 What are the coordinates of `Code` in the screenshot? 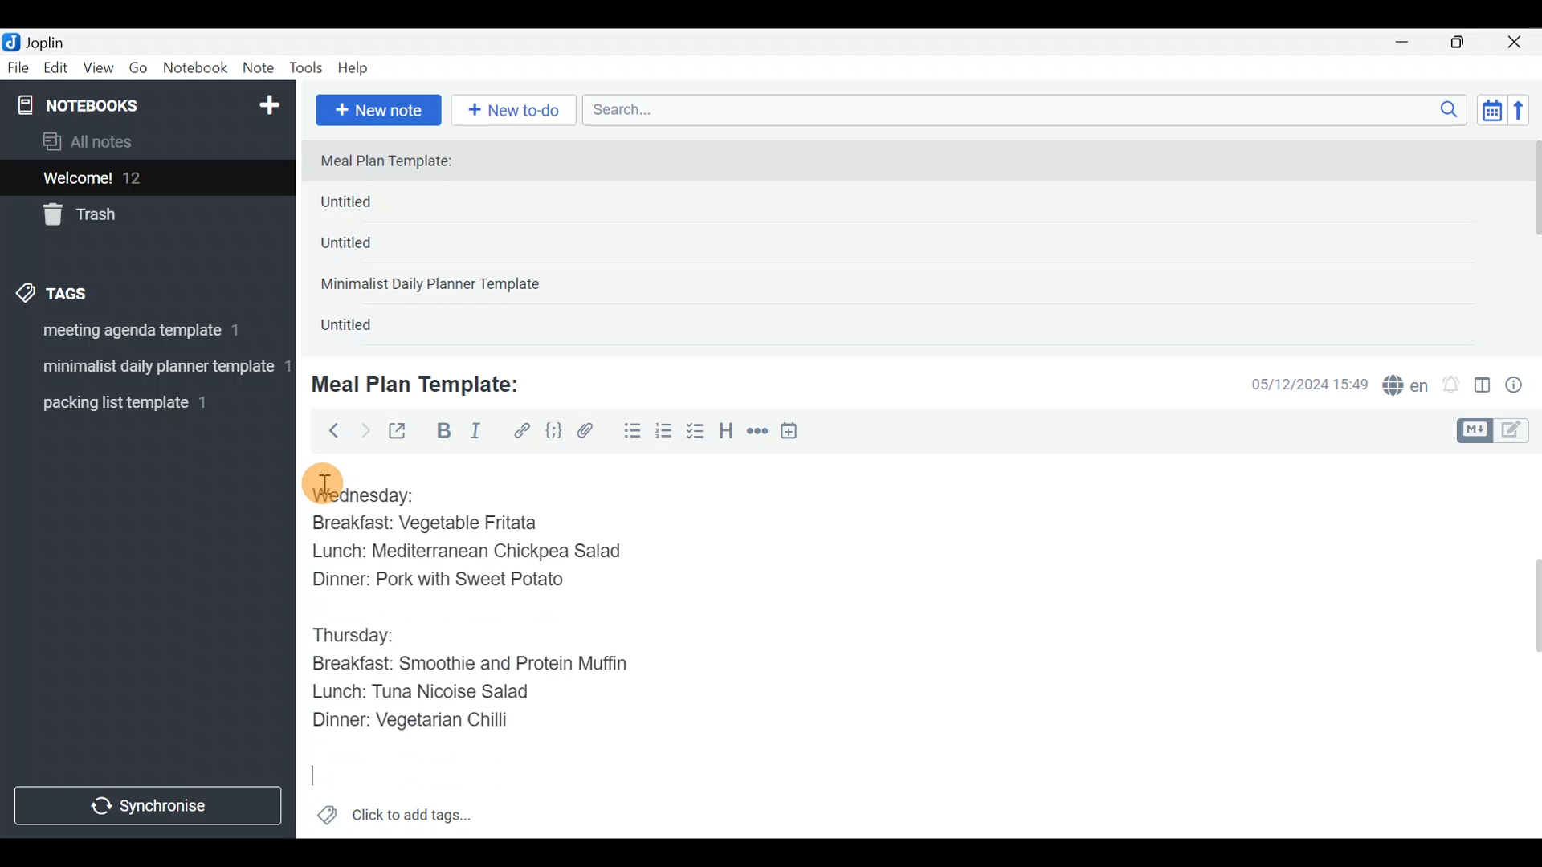 It's located at (552, 430).